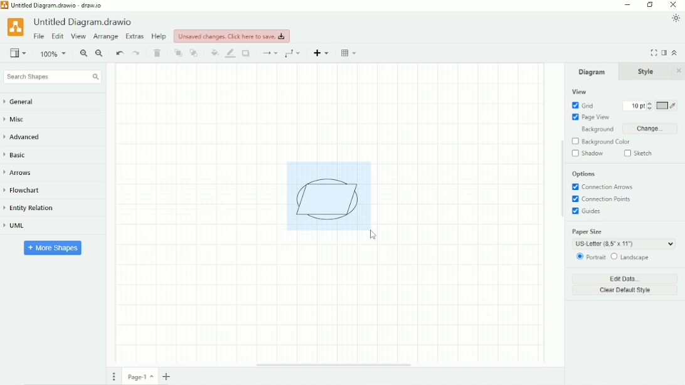  I want to click on Table, so click(350, 53).